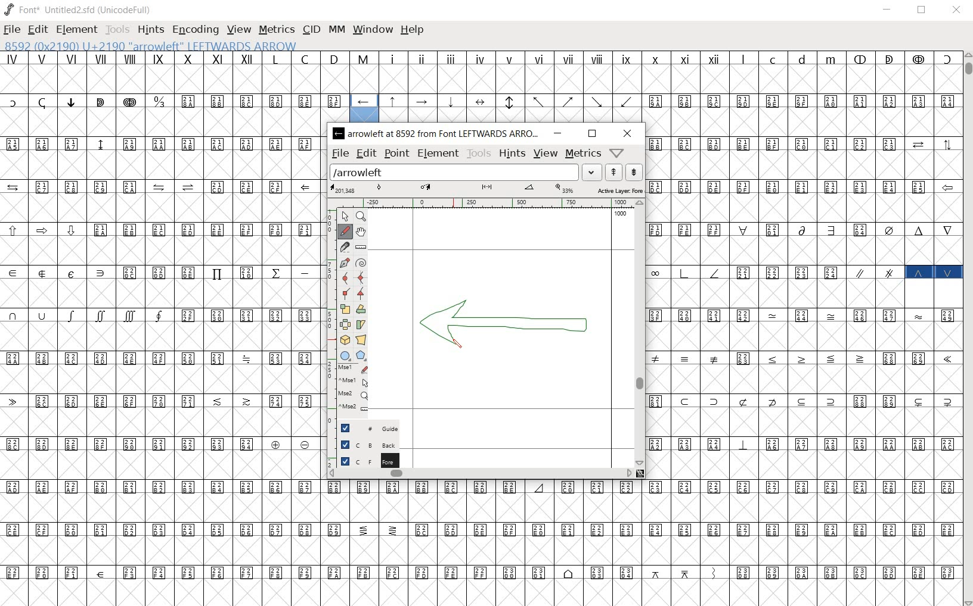 This screenshot has width=973, height=606. What do you see at coordinates (360, 339) in the screenshot?
I see `perform a perspective transformation on the selection` at bounding box center [360, 339].